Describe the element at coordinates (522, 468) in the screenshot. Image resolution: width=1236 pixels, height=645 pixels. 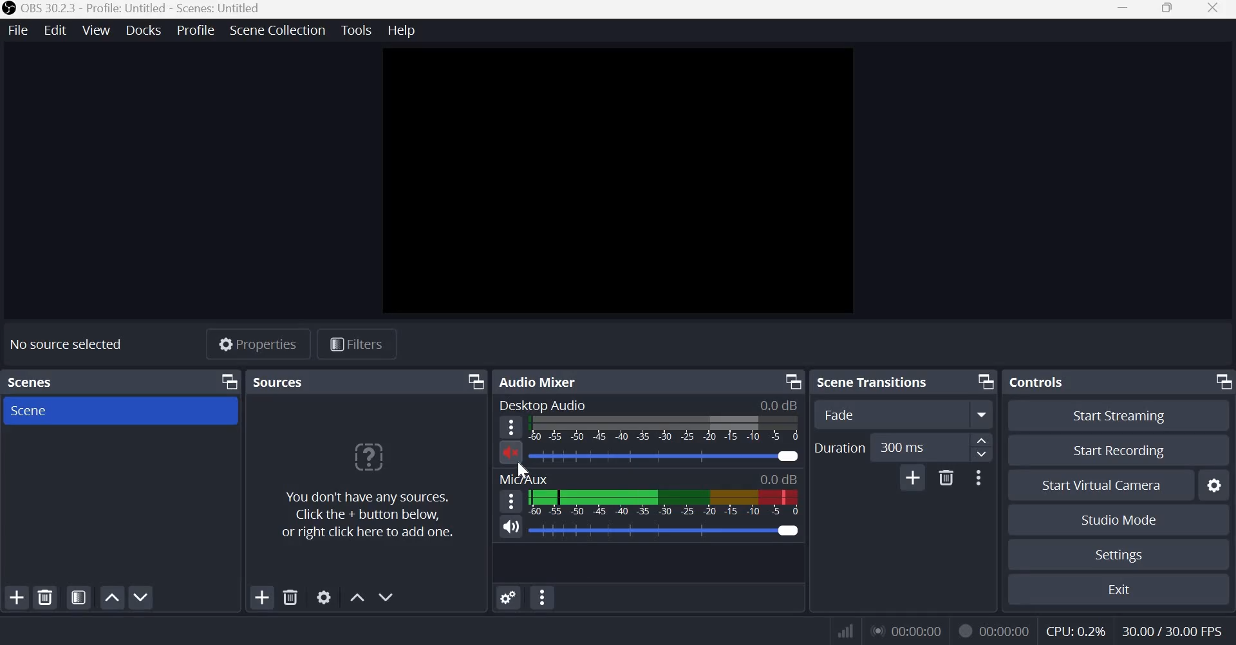
I see `cursor` at that location.